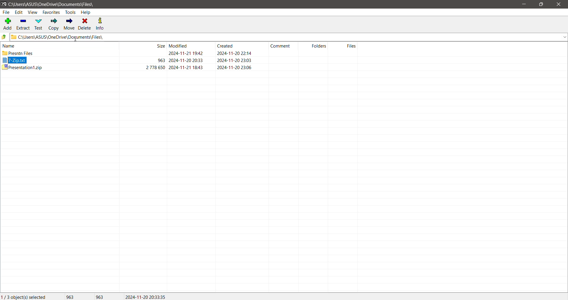  Describe the element at coordinates (70, 12) in the screenshot. I see `Tools` at that location.